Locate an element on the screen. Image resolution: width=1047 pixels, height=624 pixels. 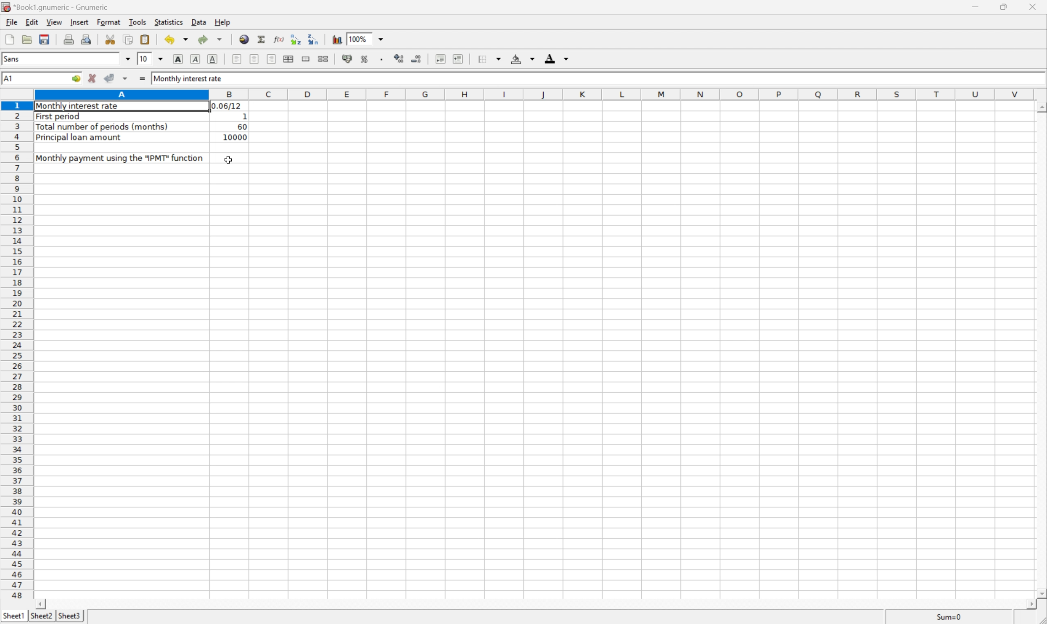
Tools is located at coordinates (140, 22).